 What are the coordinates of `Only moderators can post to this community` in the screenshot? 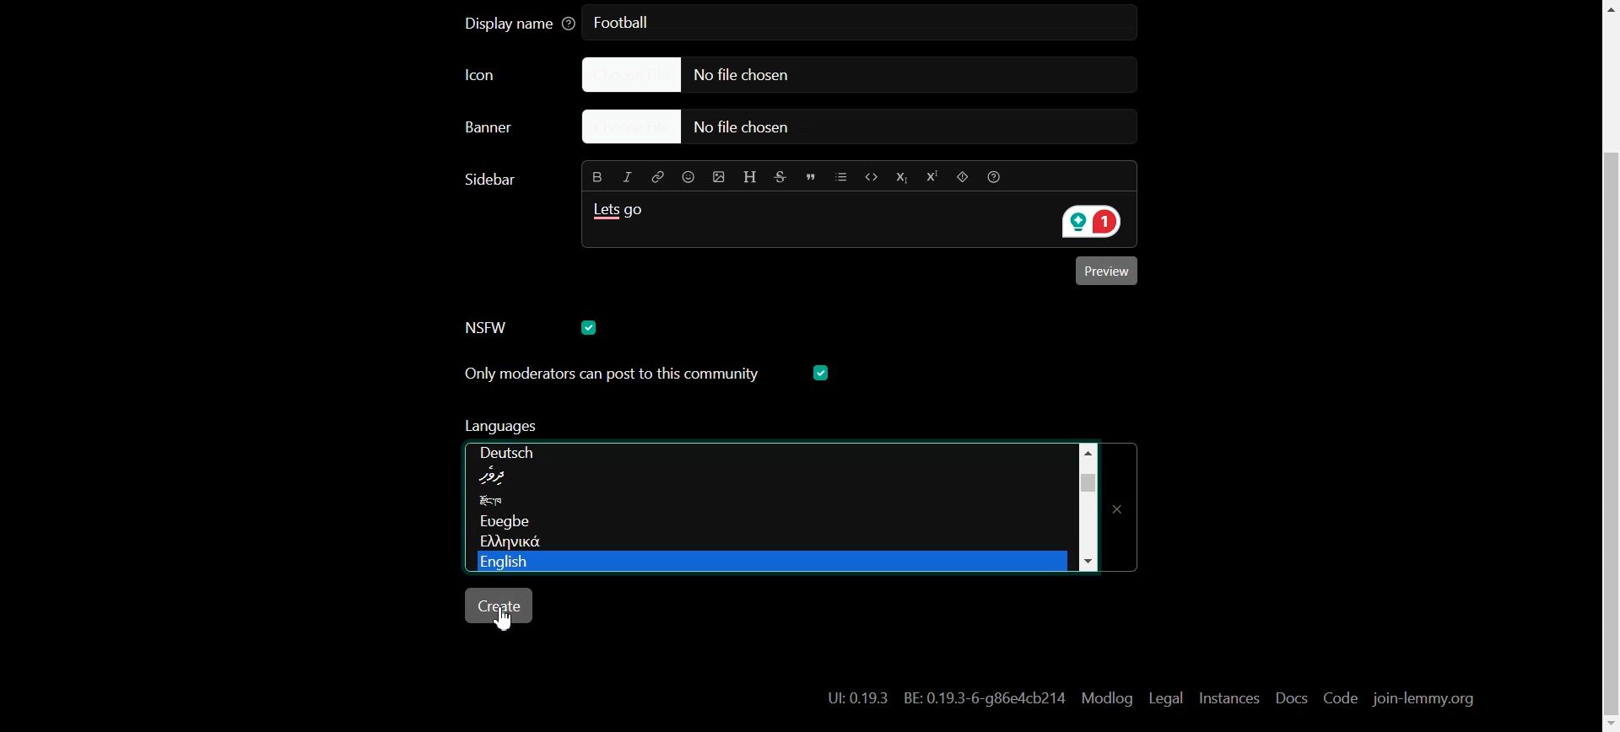 It's located at (649, 428).